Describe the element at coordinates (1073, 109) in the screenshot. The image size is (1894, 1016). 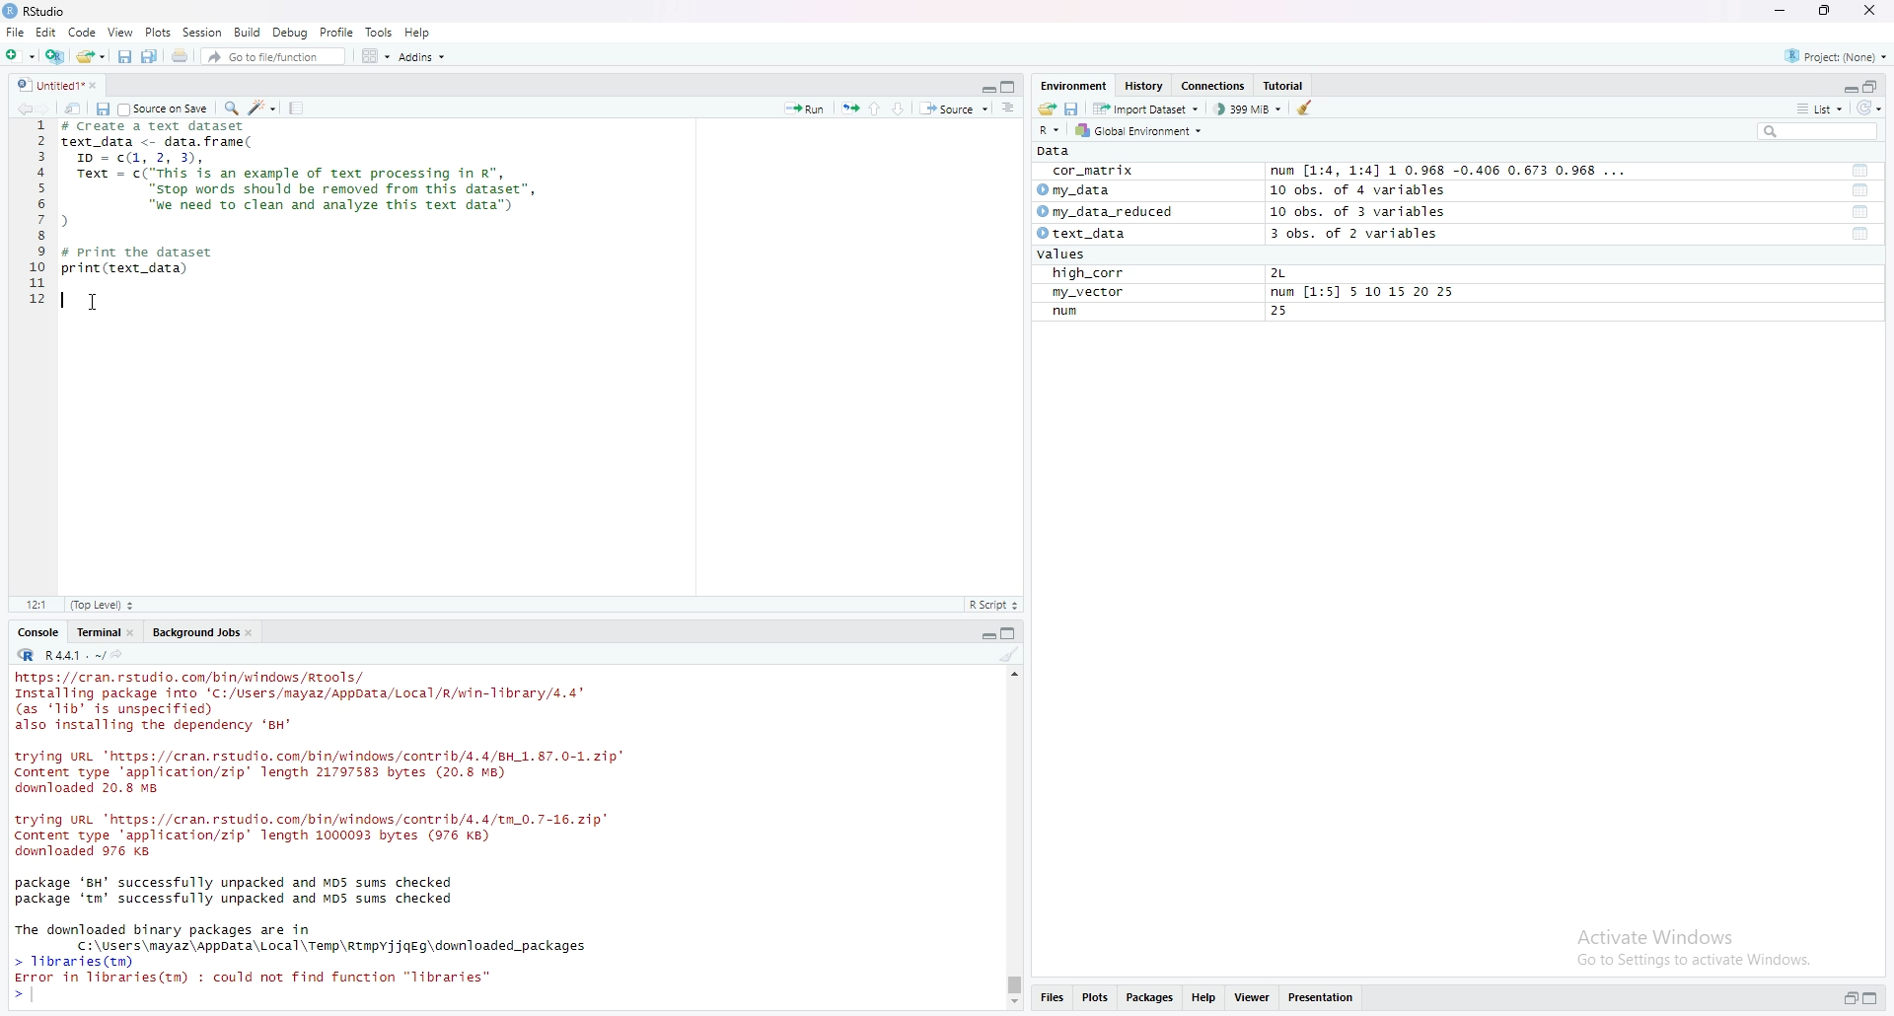
I see `save workspace` at that location.